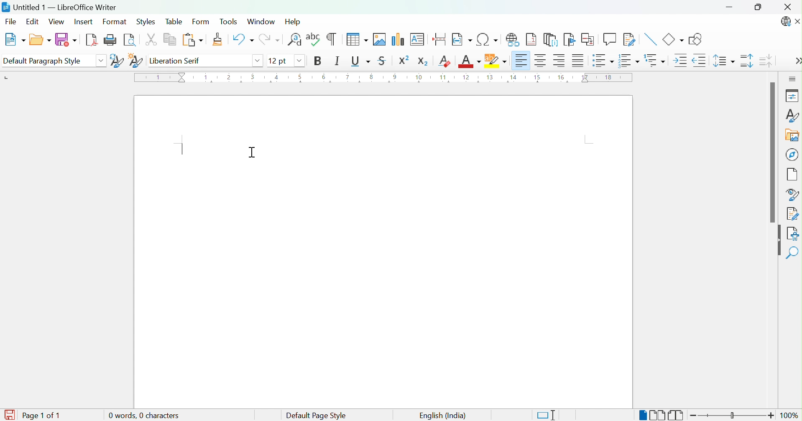 Image resolution: width=802 pixels, height=421 pixels. I want to click on Single-page view, so click(642, 416).